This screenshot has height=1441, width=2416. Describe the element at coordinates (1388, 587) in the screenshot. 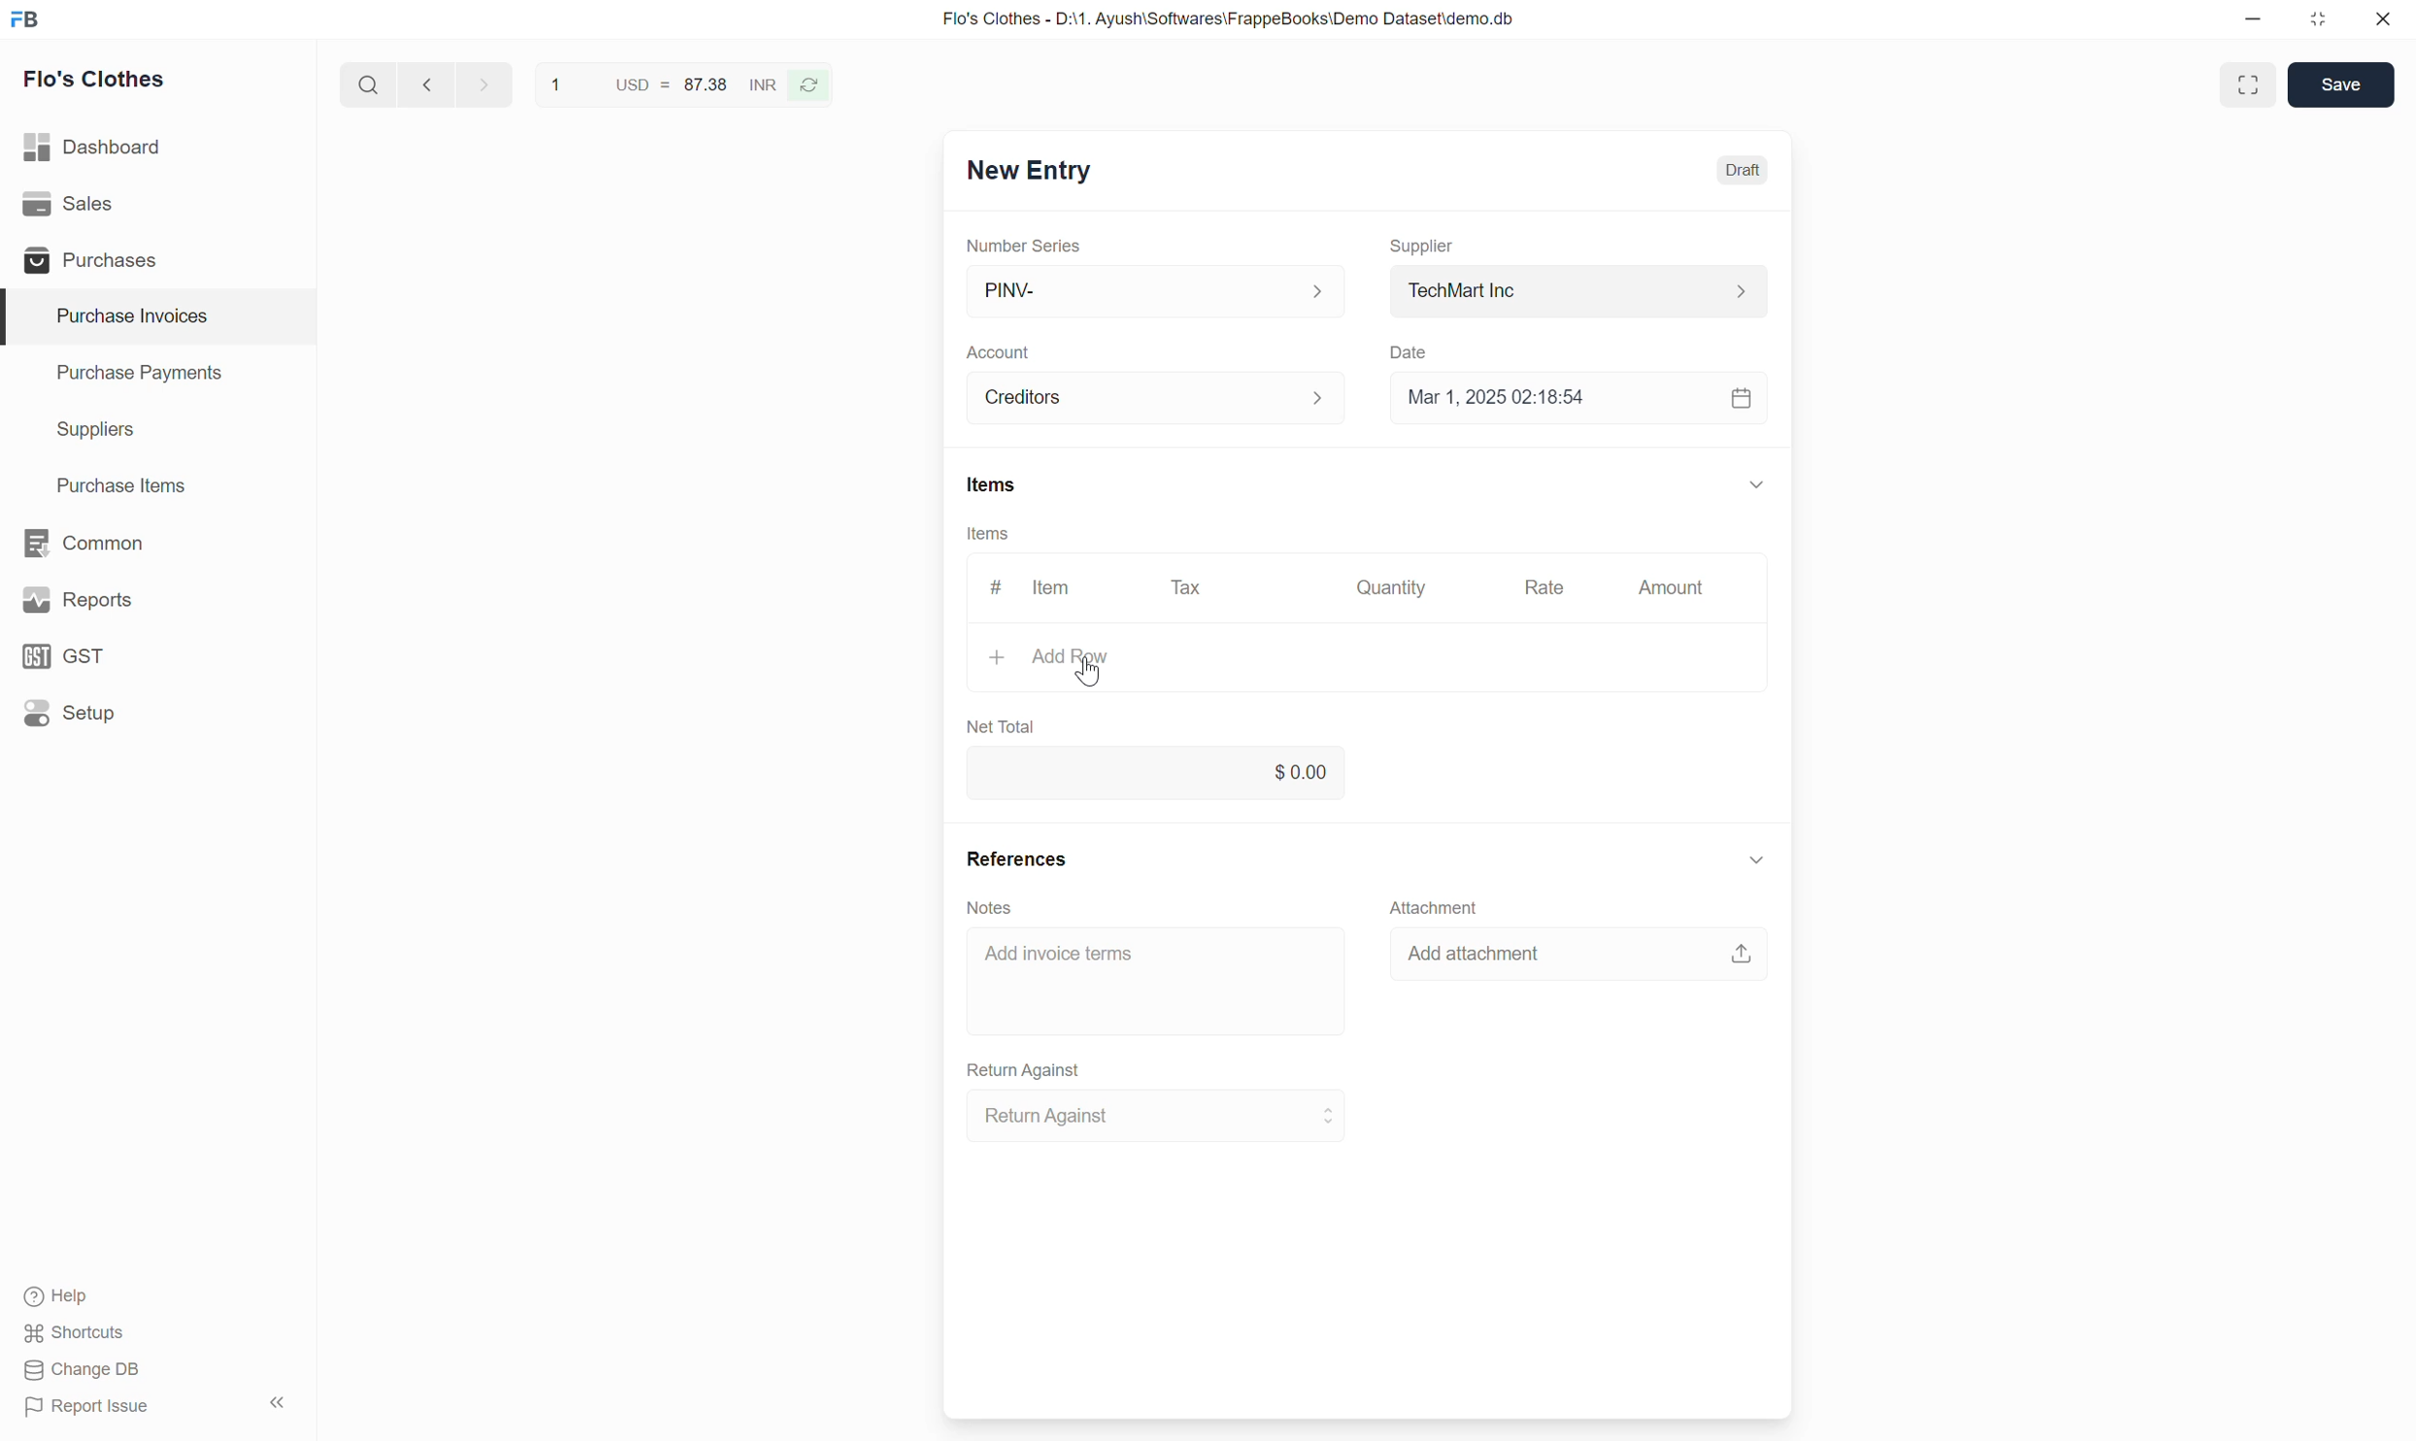

I see `Quantity` at that location.